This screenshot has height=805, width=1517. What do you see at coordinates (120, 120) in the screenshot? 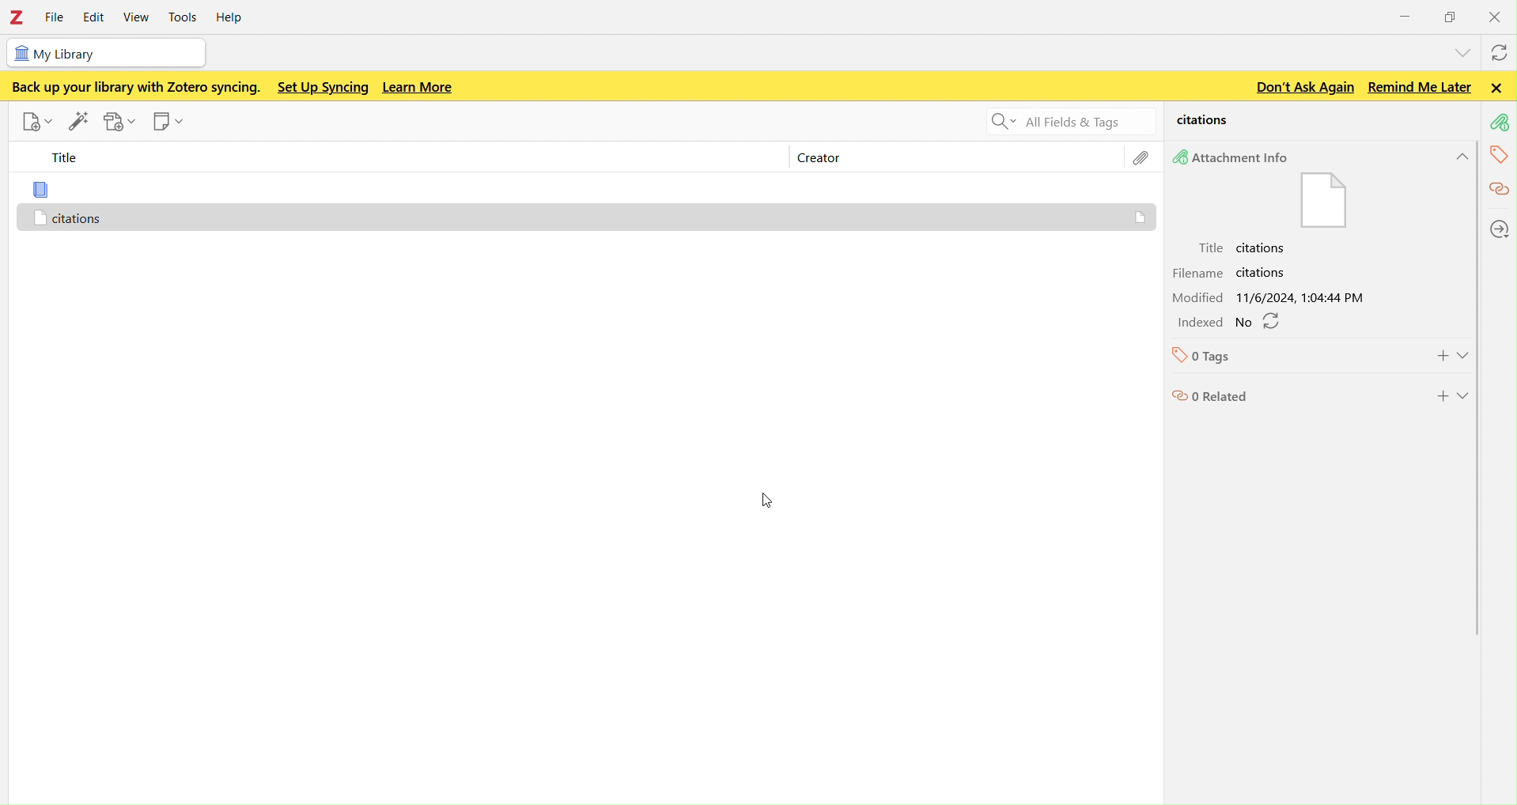
I see `add attachments` at bounding box center [120, 120].